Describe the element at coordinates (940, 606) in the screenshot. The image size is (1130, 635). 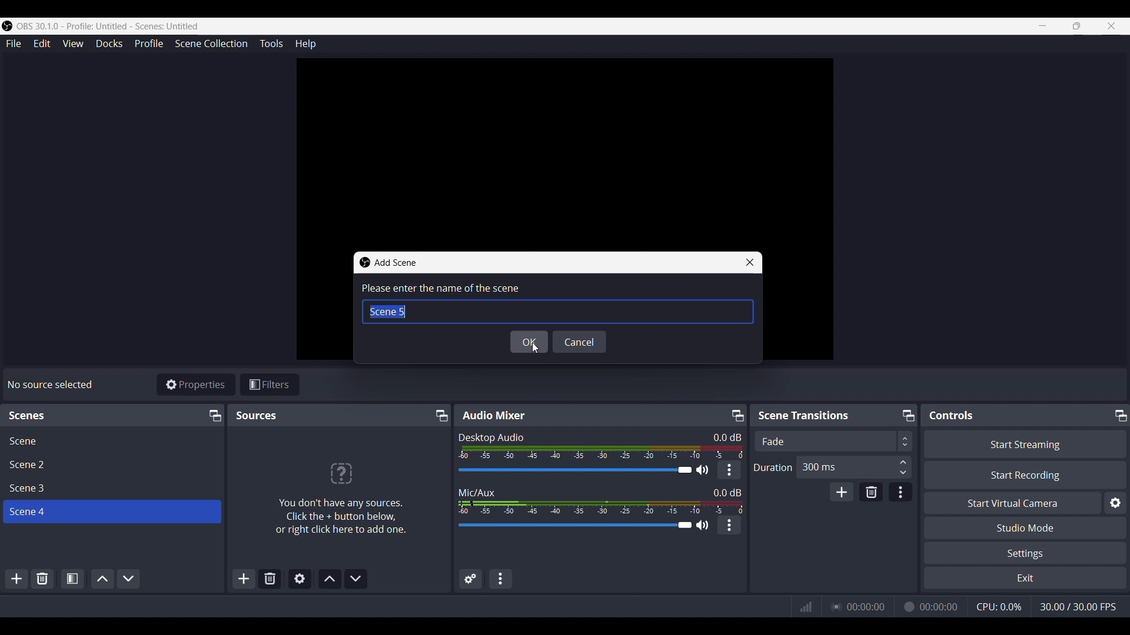
I see `00:00:00` at that location.